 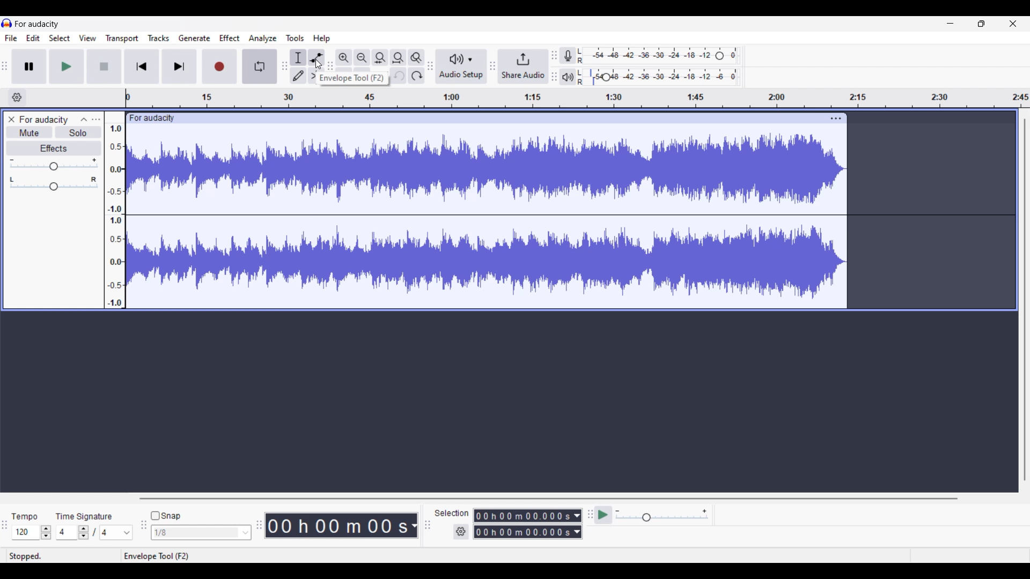 I want to click on Effects, so click(x=54, y=148).